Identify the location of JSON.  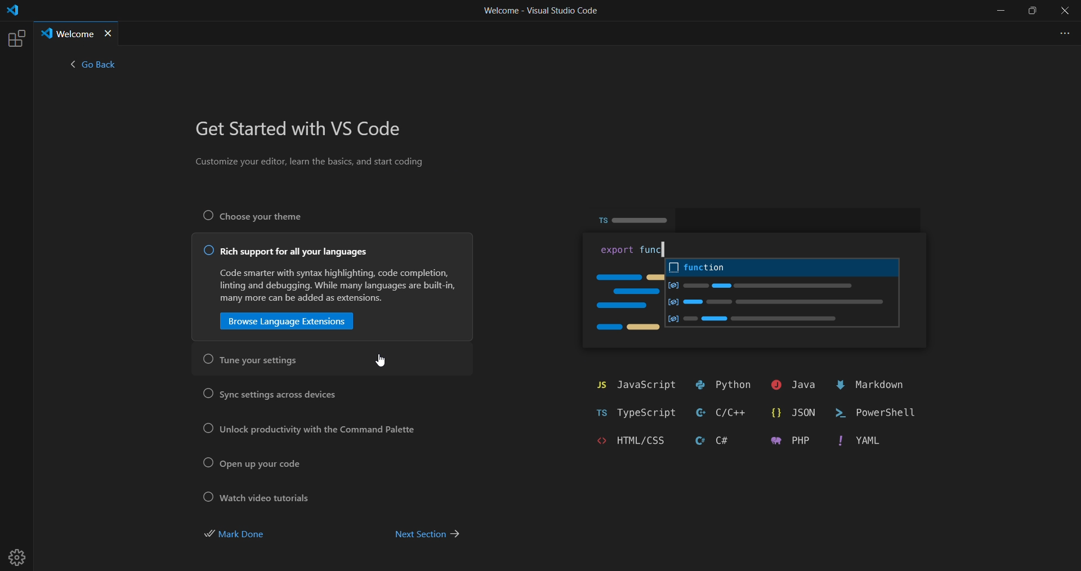
(794, 414).